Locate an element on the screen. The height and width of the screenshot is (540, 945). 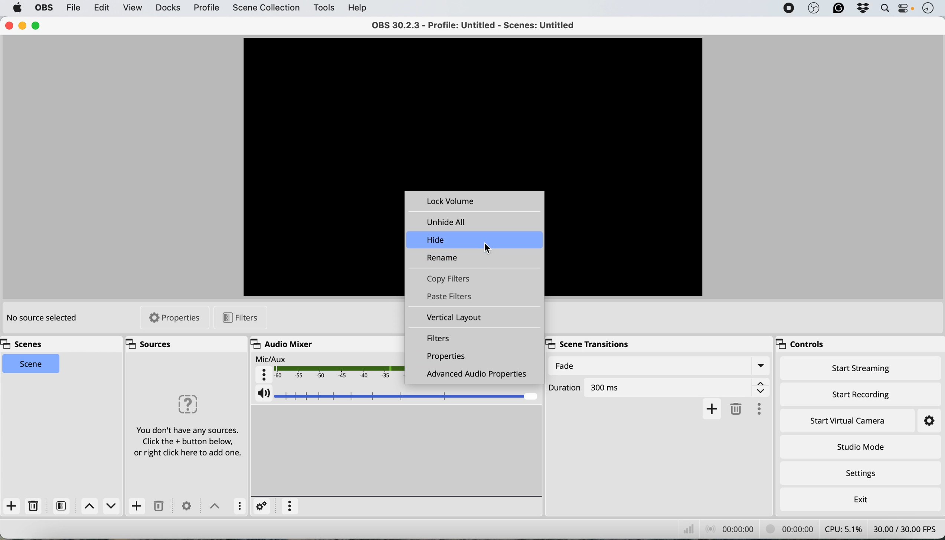
scenes is located at coordinates (24, 344).